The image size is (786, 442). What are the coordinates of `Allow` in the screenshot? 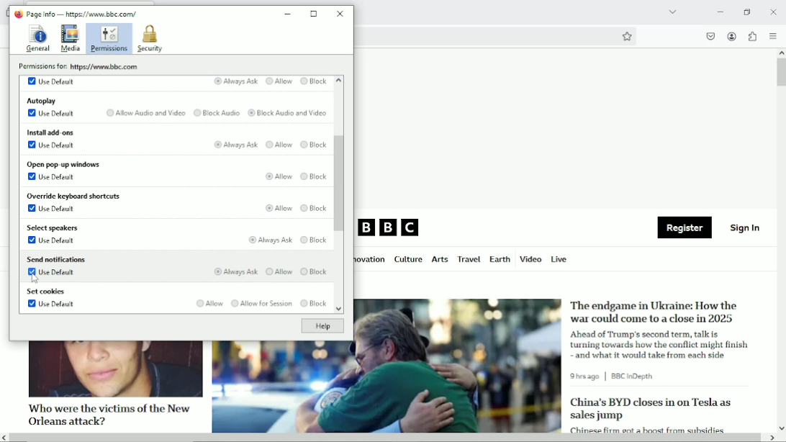 It's located at (279, 145).